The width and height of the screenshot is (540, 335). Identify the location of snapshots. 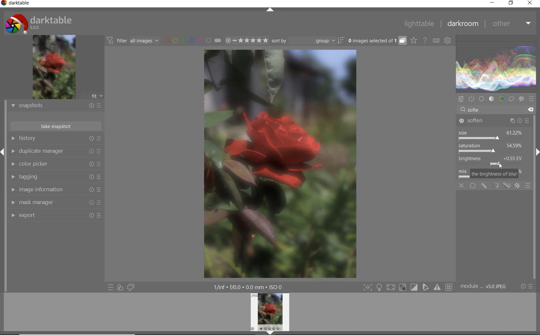
(56, 106).